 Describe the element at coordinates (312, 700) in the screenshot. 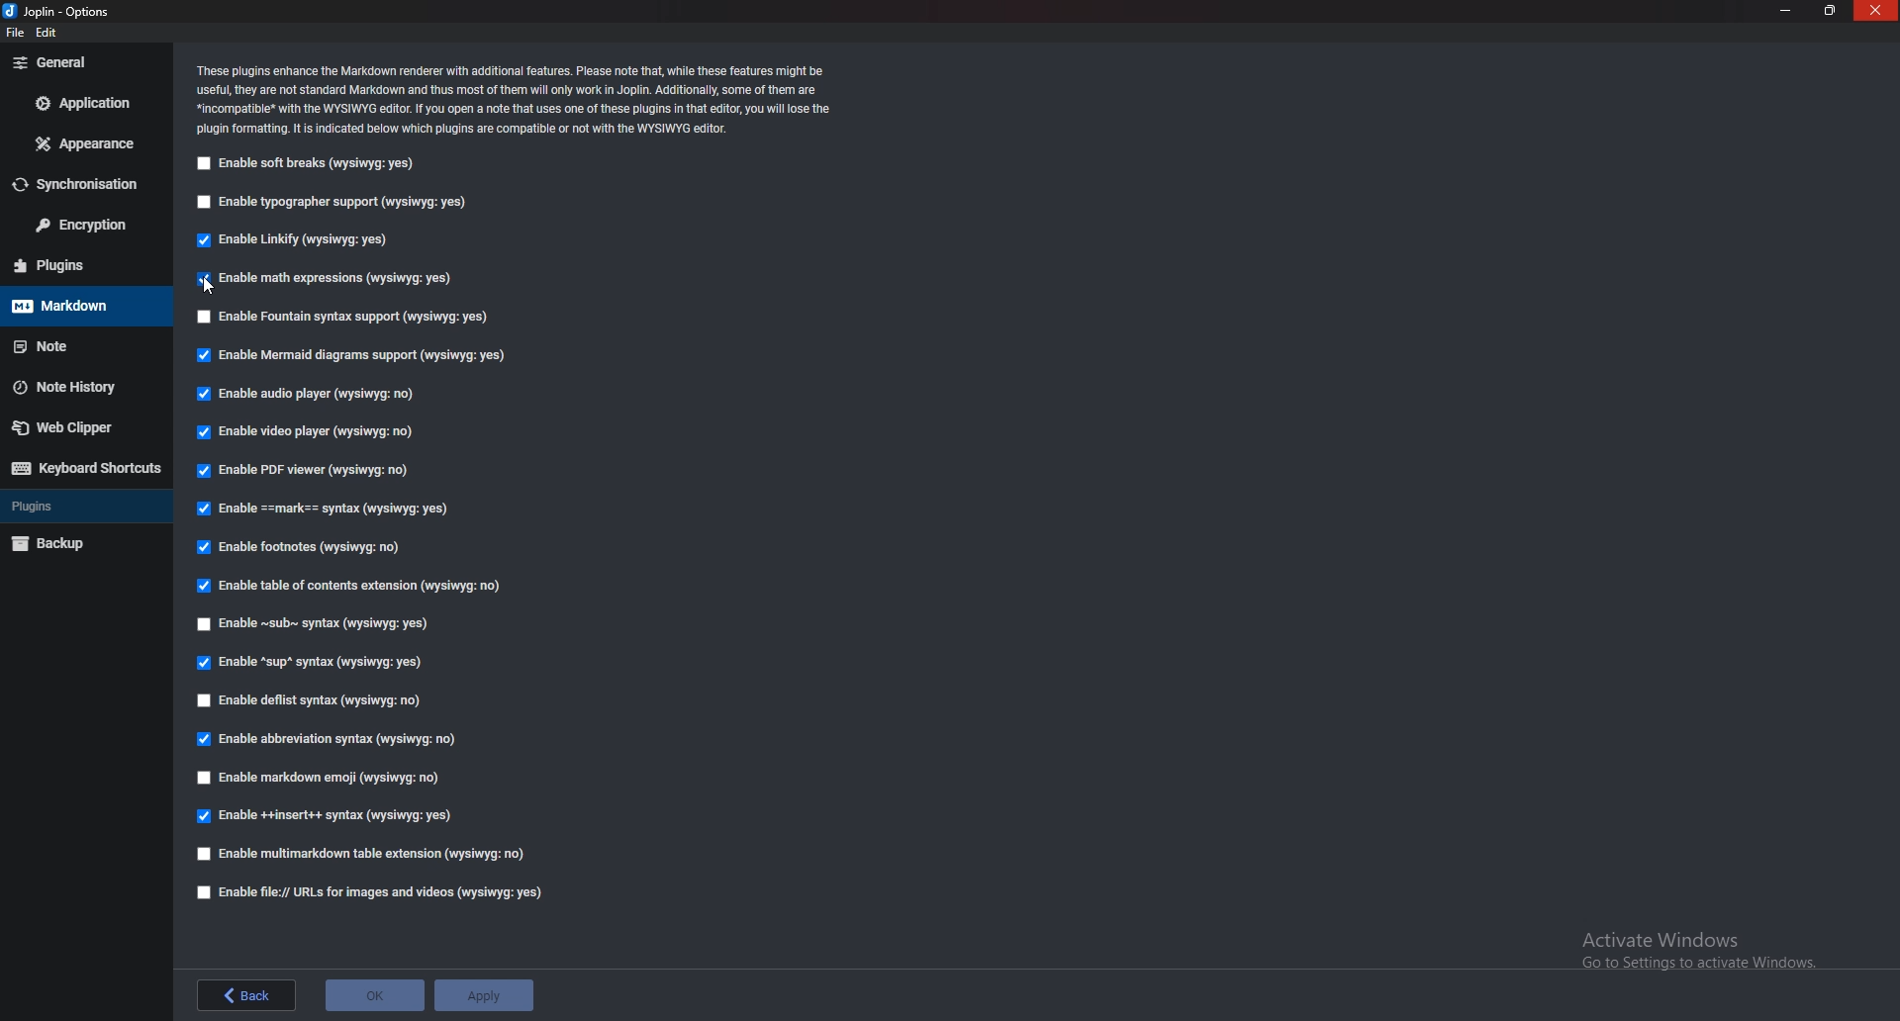

I see `enable deflist syntax` at that location.